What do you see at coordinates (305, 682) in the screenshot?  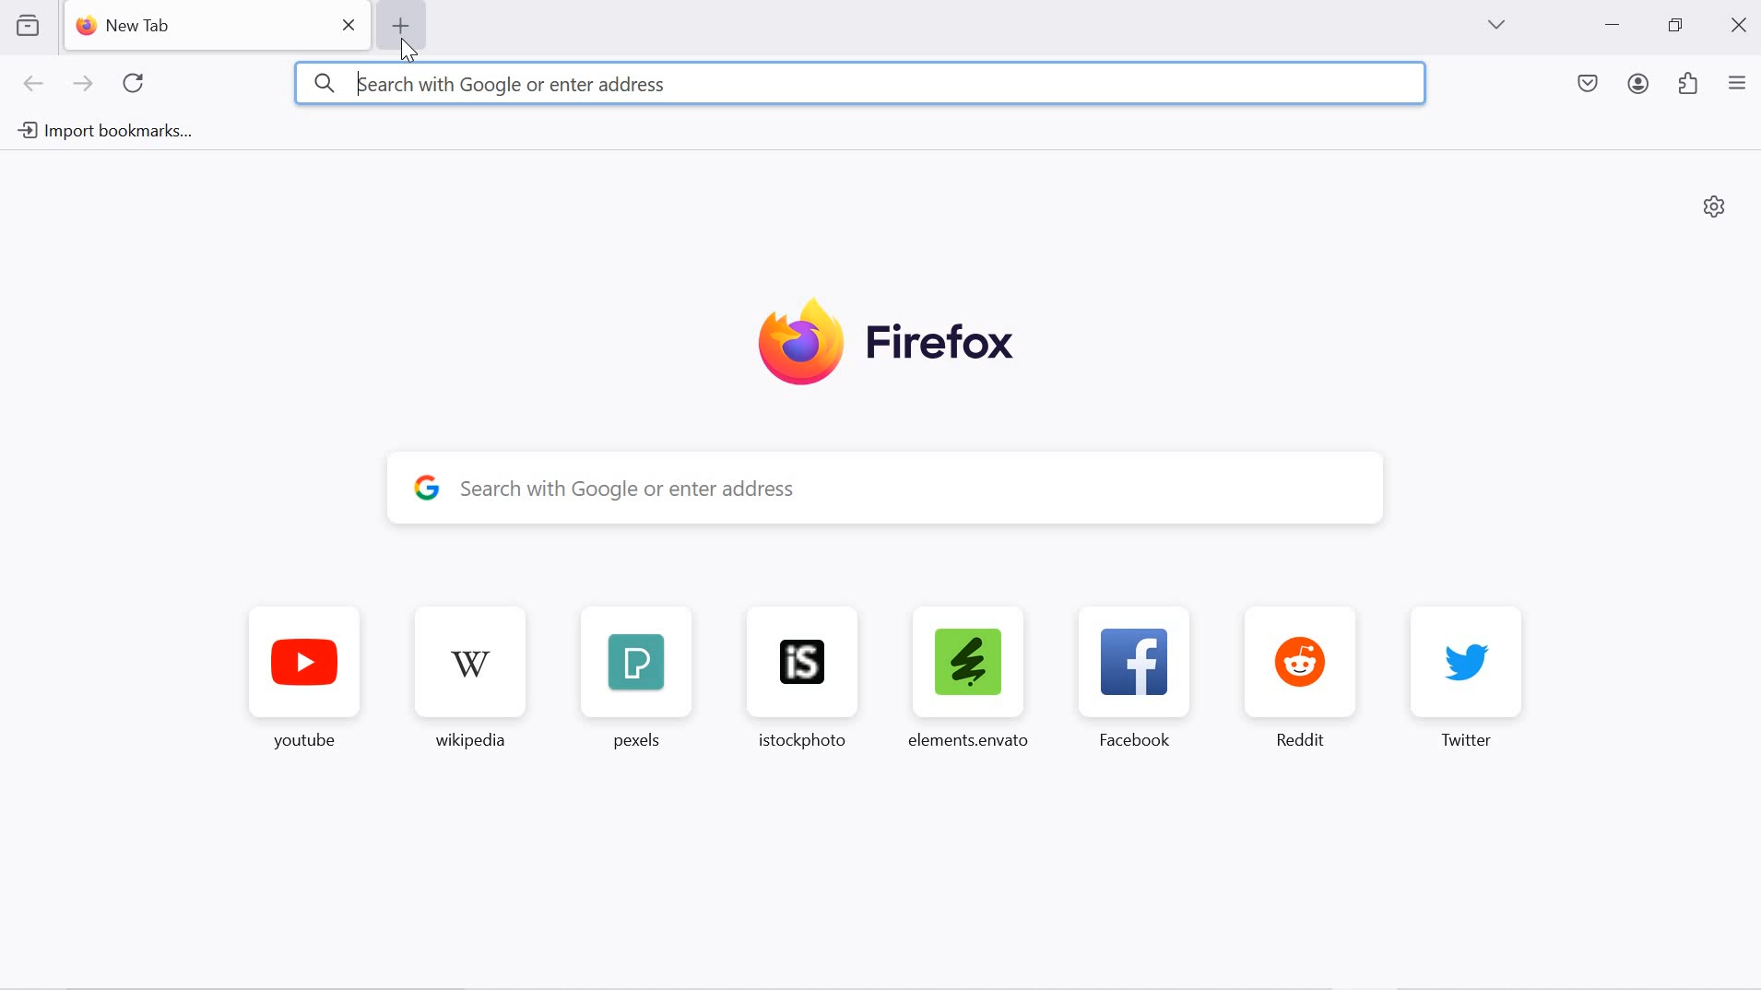 I see `youtube favorite` at bounding box center [305, 682].